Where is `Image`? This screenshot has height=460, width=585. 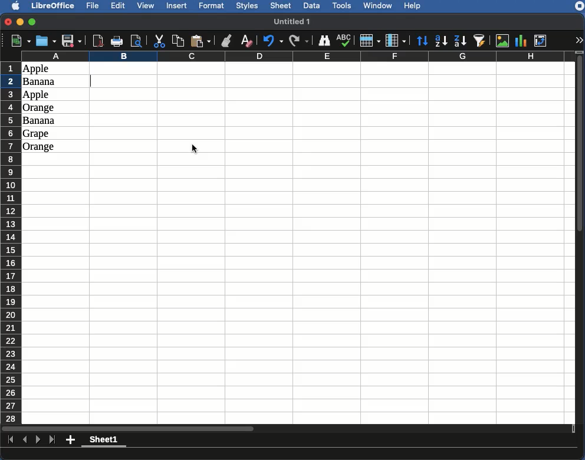
Image is located at coordinates (502, 40).